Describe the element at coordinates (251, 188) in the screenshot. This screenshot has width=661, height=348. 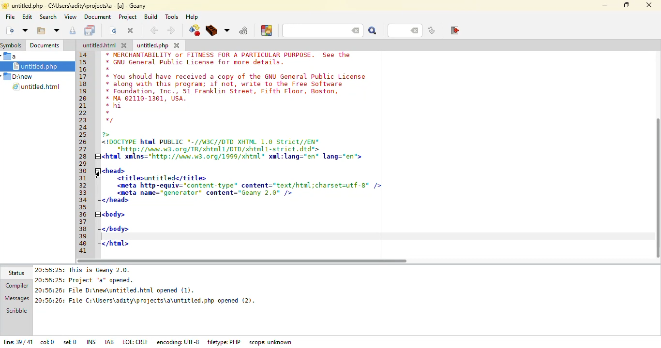
I see `?><IDOCTYPE html PUBLIC "-//W3C//DTD XHTML 1.0 Strict//EN"http:/ vn. w3org/TR/xhtal1/DTD/ahtali-strict dtd"<html xmlns="http://wai.w3.0rg/1999/xhtnl" xal:lang="en" lang="en"><head><titlesuntitlede/title><meta http-equiv="content-type" content="text/html;charset=utf-8* /><meta name="generator content="Geany 2.0" /></head><body></html>` at that location.